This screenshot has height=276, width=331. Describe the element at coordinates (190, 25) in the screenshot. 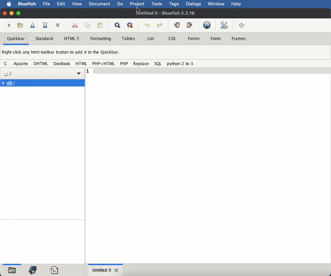

I see `indent` at that location.